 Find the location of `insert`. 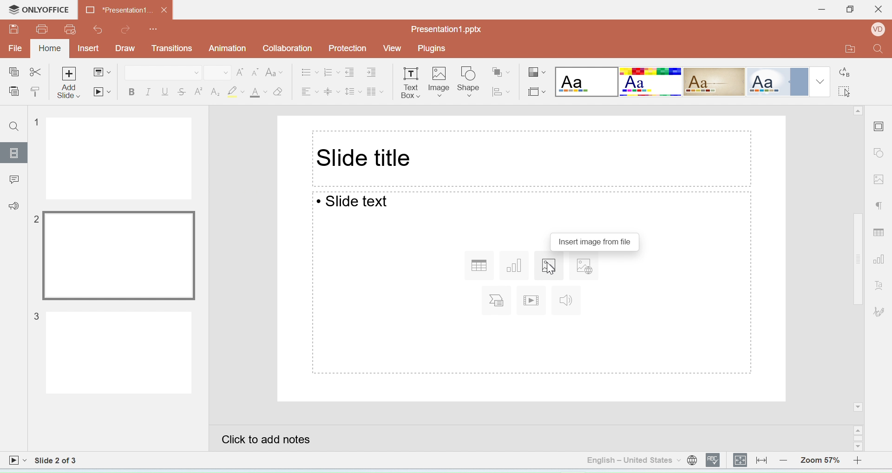

insert is located at coordinates (498, 301).